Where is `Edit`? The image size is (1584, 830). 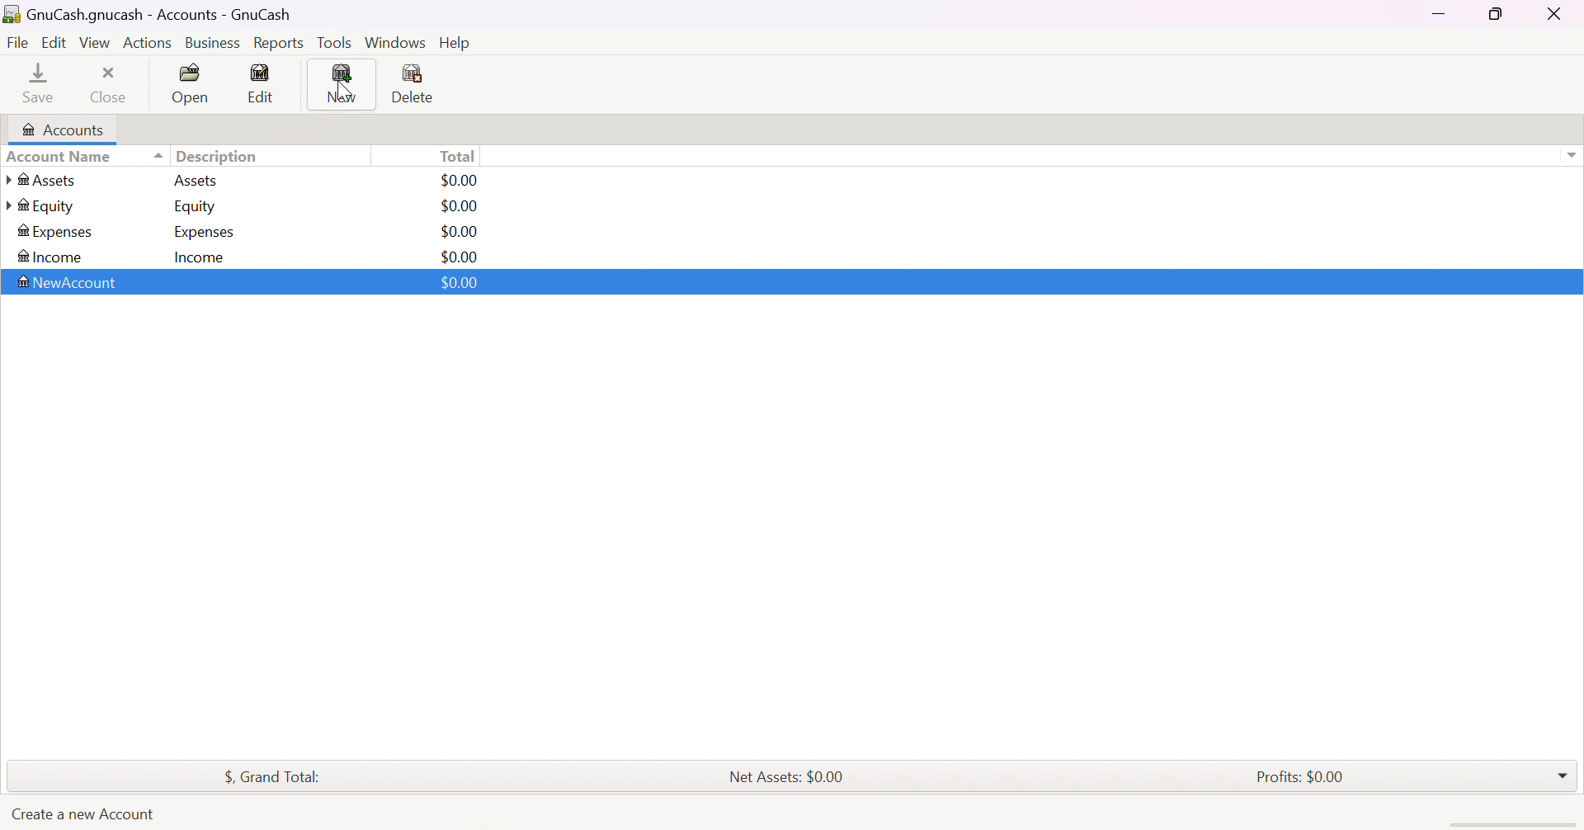 Edit is located at coordinates (261, 84).